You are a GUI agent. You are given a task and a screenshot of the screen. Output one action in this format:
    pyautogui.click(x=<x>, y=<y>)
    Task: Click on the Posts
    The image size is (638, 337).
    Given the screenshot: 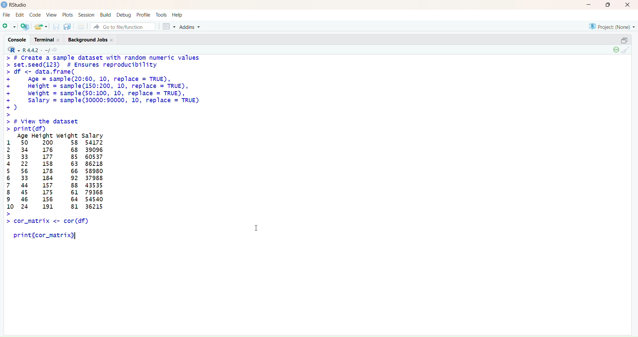 What is the action you would take?
    pyautogui.click(x=66, y=15)
    